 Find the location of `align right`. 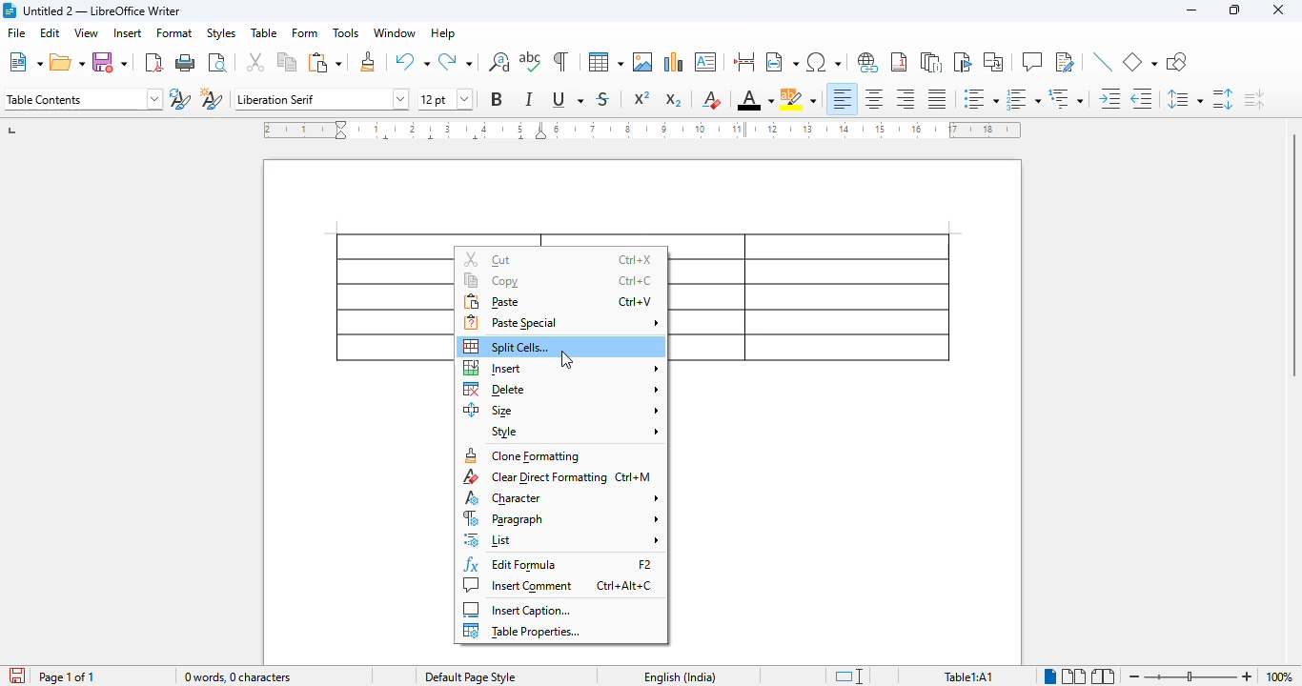

align right is located at coordinates (905, 99).